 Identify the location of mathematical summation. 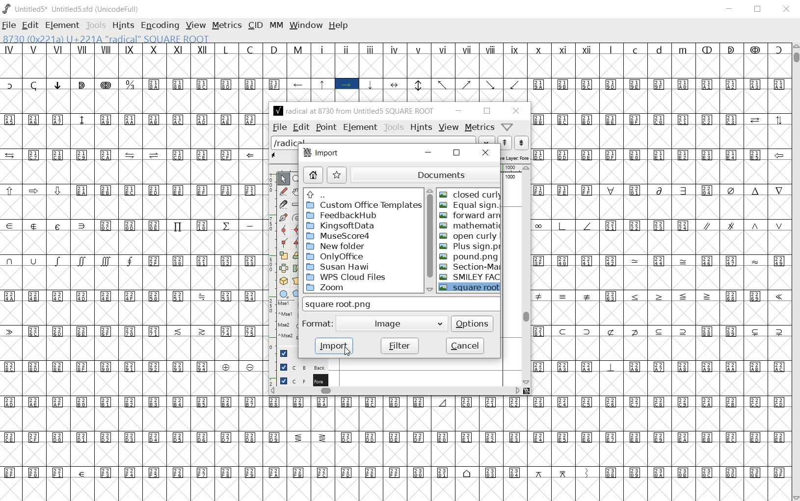
(470, 225).